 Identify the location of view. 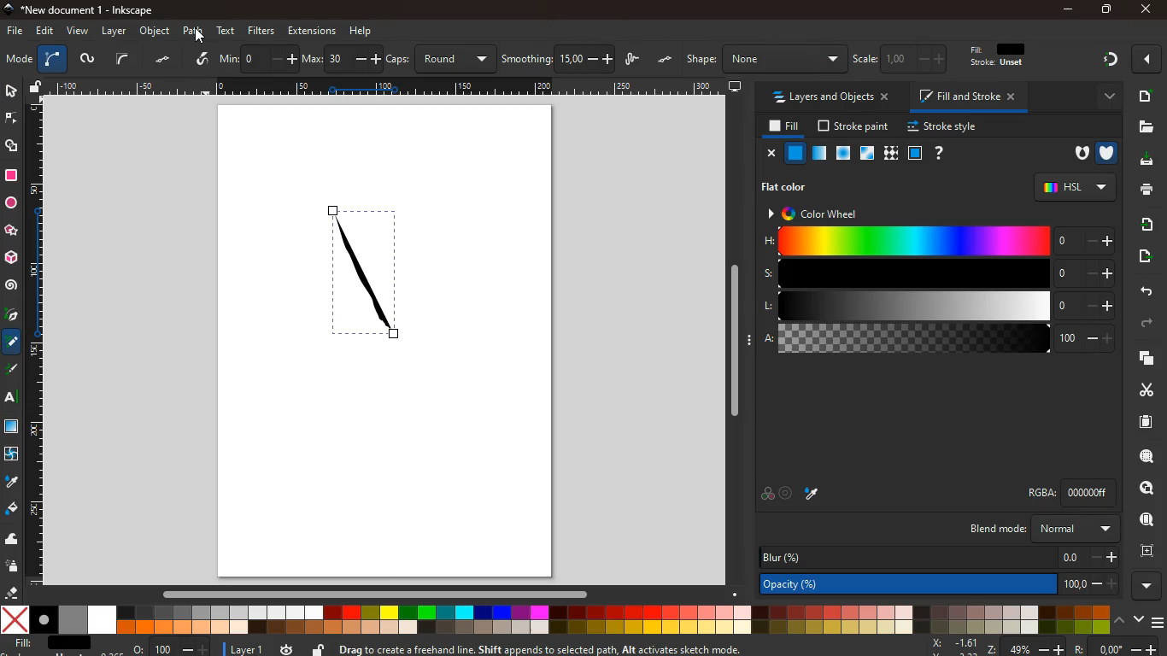
(79, 32).